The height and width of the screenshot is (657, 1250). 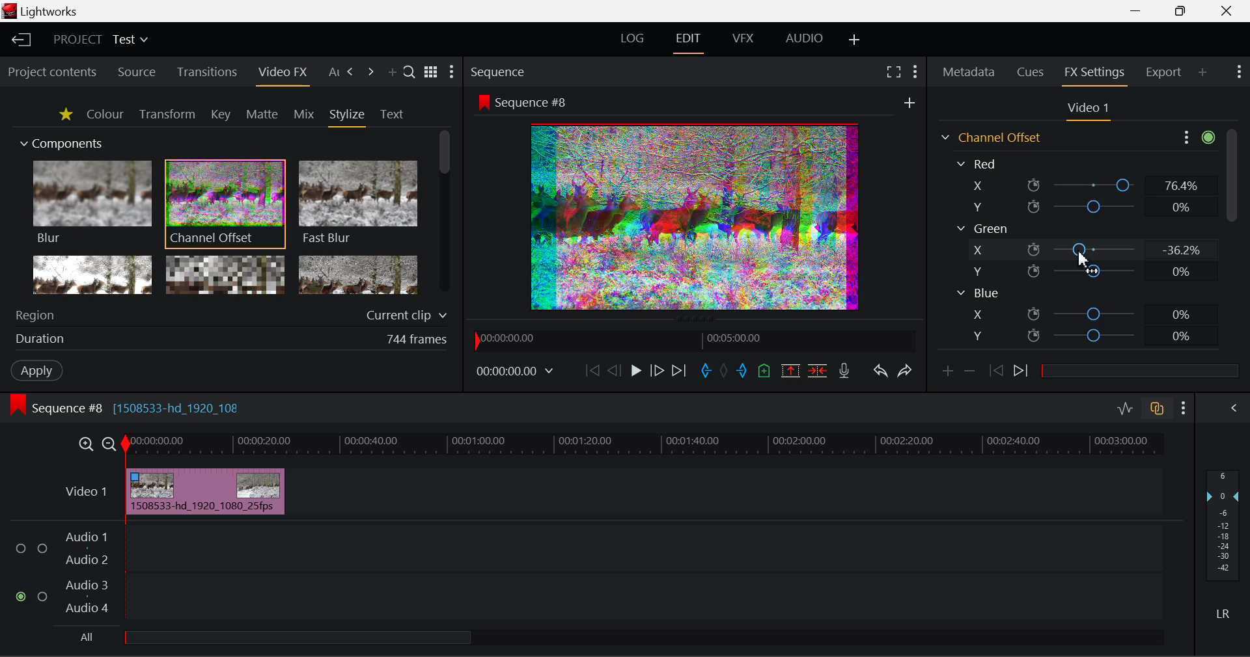 What do you see at coordinates (65, 116) in the screenshot?
I see `Favorites` at bounding box center [65, 116].